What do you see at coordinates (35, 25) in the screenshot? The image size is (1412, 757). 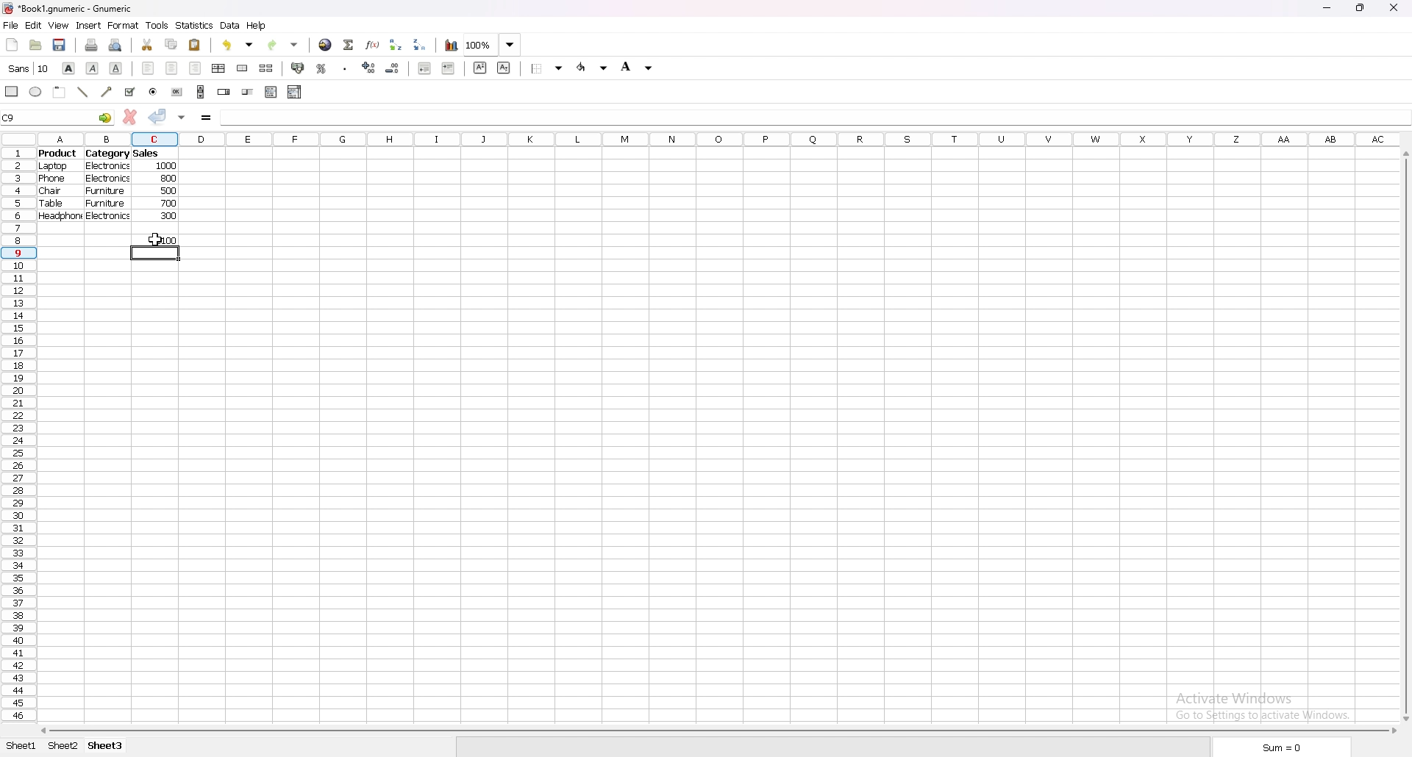 I see `edit` at bounding box center [35, 25].